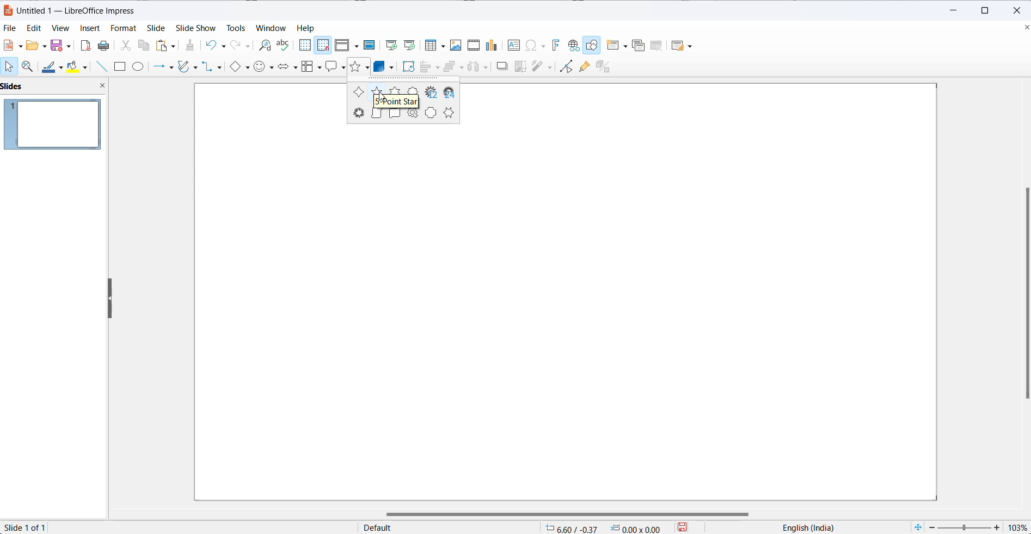 The height and width of the screenshot is (534, 1031). Describe the element at coordinates (188, 68) in the screenshot. I see `curve and polygons` at that location.